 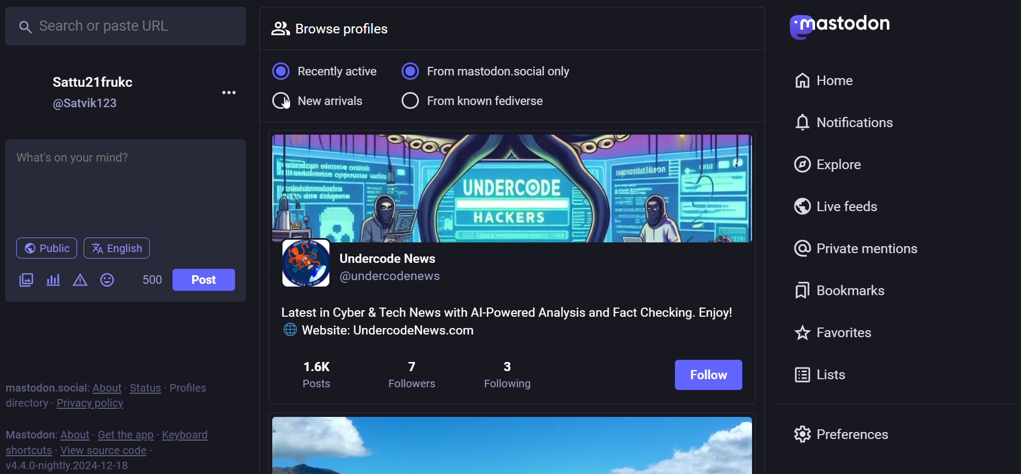 I want to click on 1.6K posts, so click(x=316, y=374).